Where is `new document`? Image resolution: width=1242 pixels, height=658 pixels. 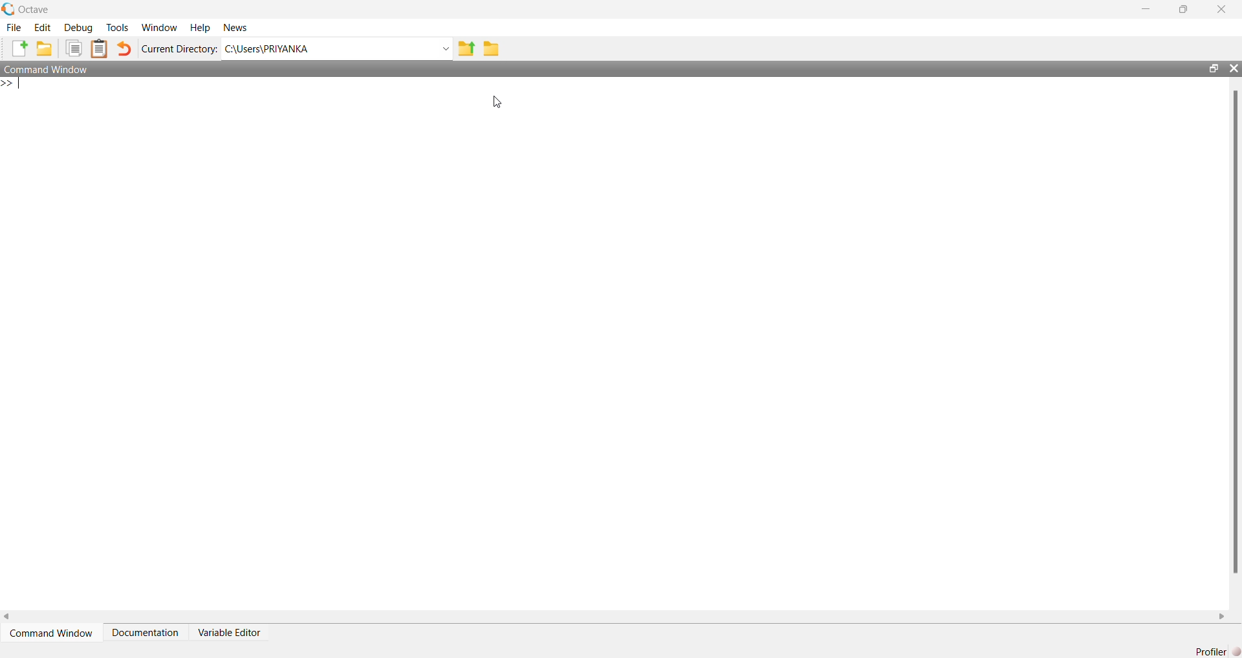 new document is located at coordinates (19, 48).